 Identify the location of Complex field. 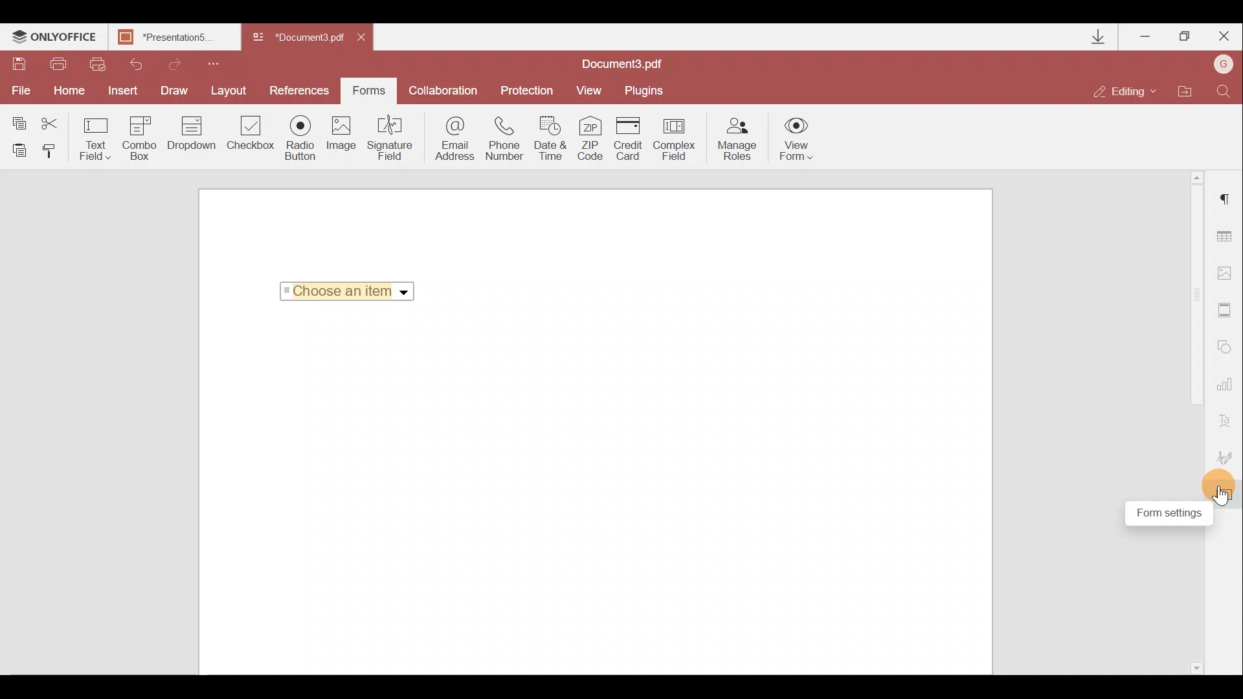
(676, 139).